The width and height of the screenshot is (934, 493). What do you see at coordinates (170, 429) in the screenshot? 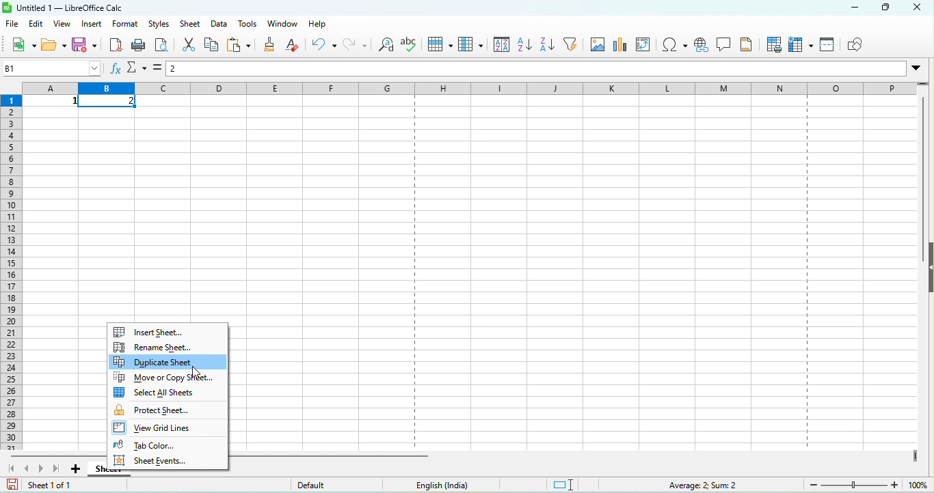
I see `view grid lines` at bounding box center [170, 429].